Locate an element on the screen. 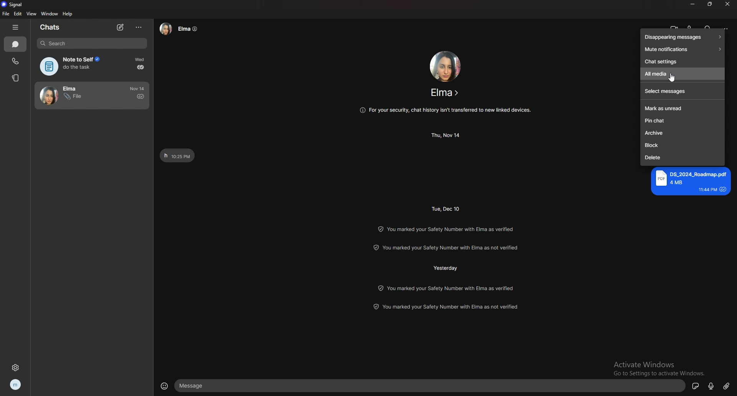 This screenshot has height=396, width=737. select messages is located at coordinates (682, 92).